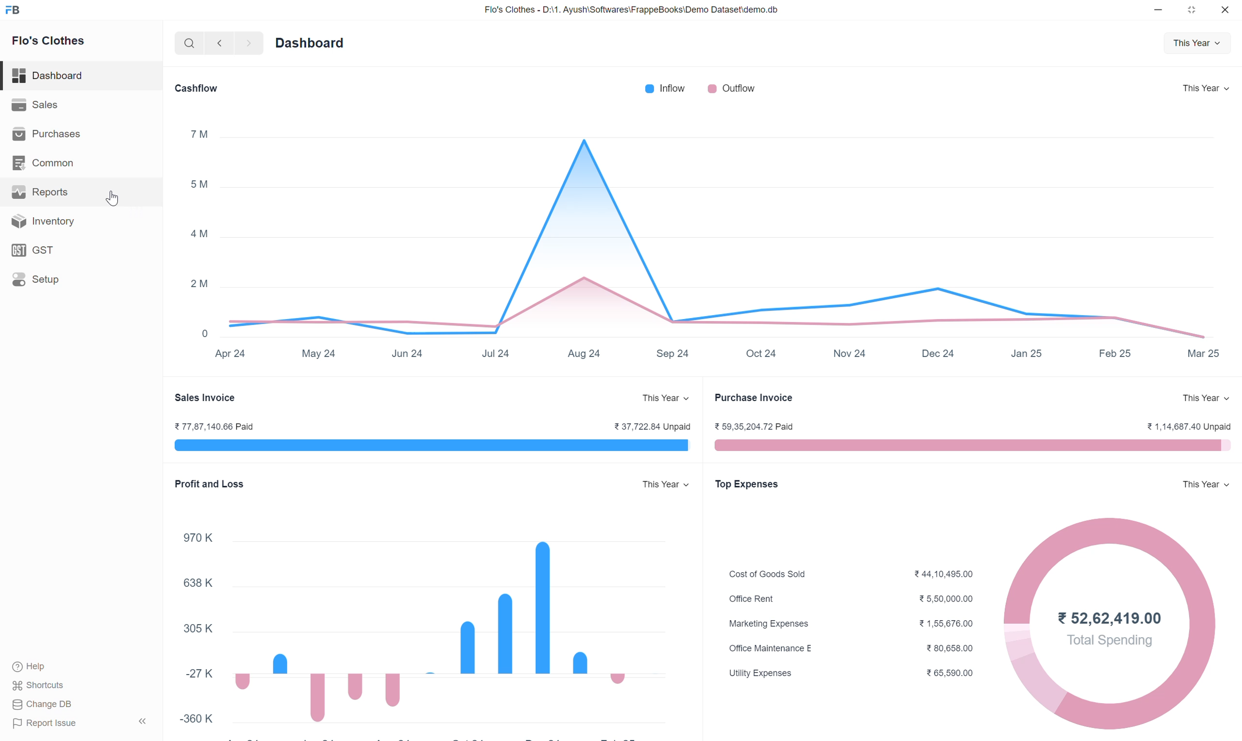 The width and height of the screenshot is (1242, 741). What do you see at coordinates (1104, 615) in the screenshot?
I see `¥52,62,419.00` at bounding box center [1104, 615].